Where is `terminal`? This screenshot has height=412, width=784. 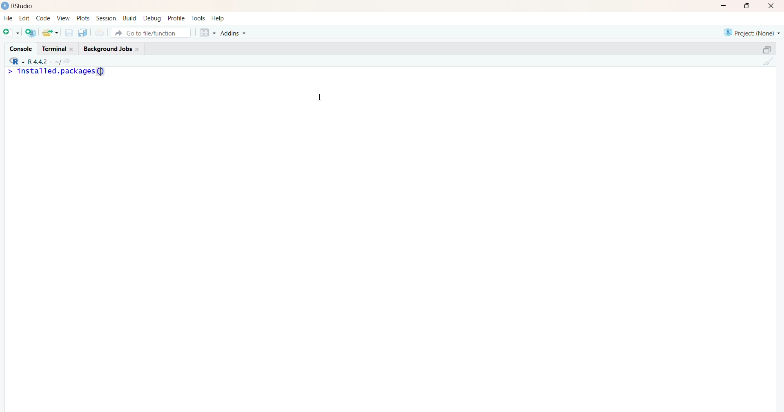
terminal is located at coordinates (58, 48).